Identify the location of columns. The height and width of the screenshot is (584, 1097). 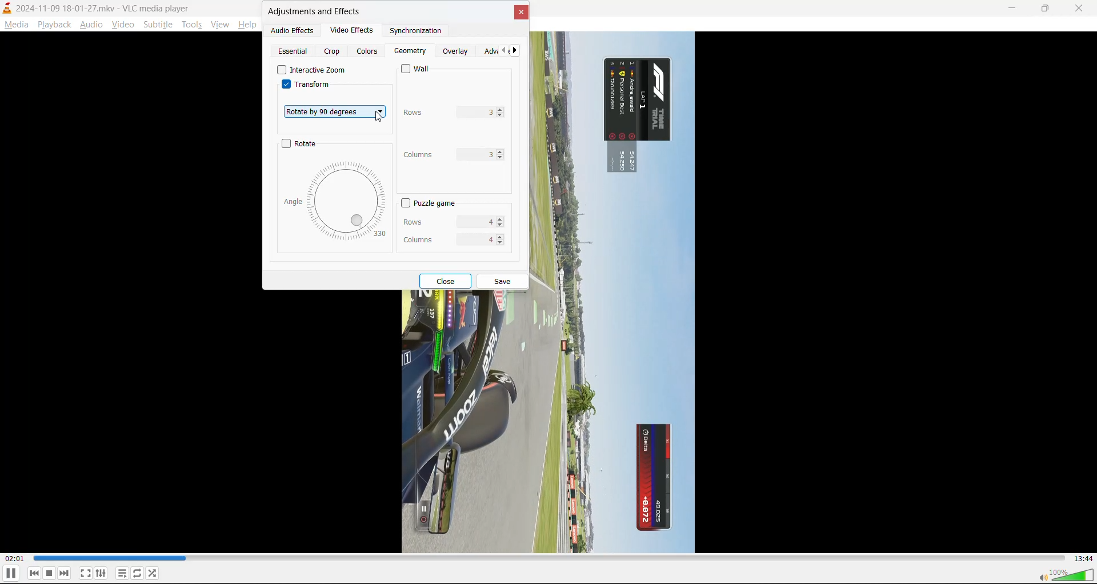
(443, 237).